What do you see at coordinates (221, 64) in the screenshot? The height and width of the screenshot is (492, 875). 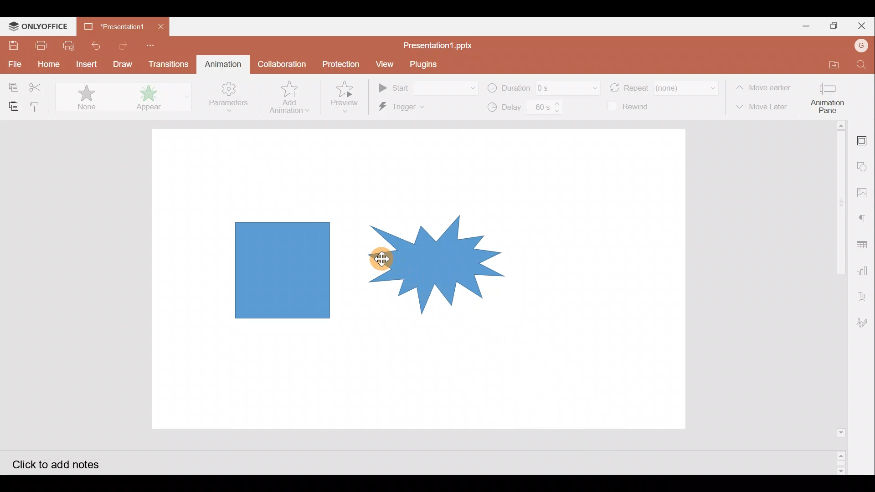 I see `Animation` at bounding box center [221, 64].